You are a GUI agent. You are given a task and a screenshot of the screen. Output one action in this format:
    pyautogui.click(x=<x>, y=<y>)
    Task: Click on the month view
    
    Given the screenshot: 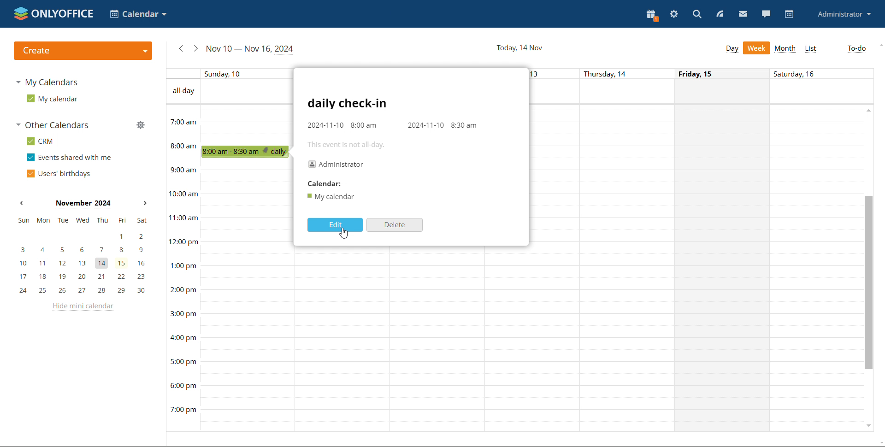 What is the action you would take?
    pyautogui.click(x=785, y=49)
    